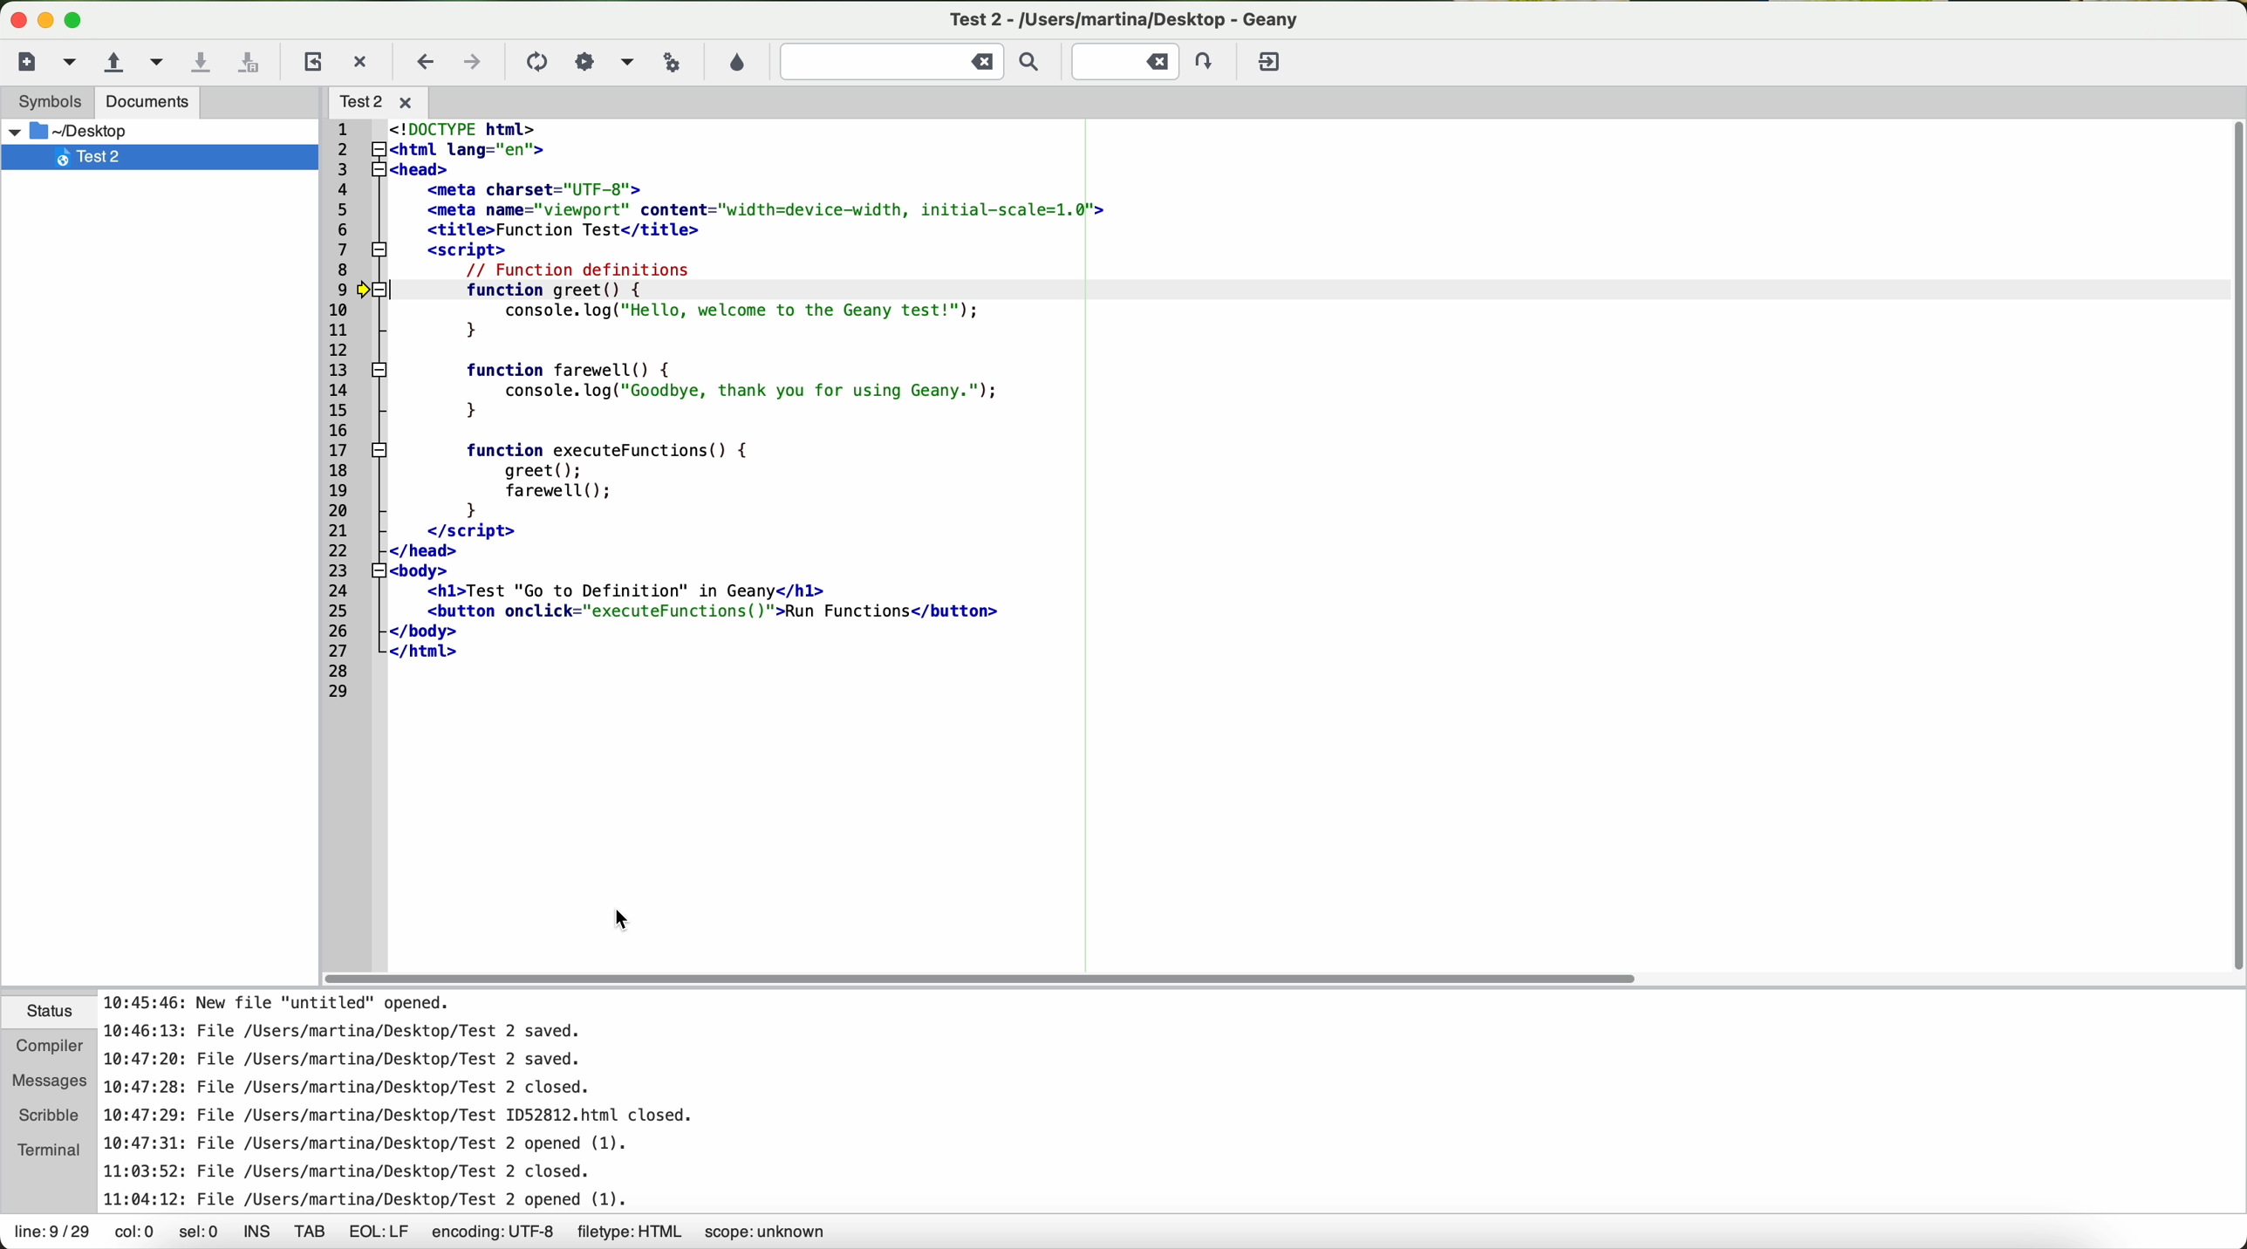 The height and width of the screenshot is (1249, 2247). Describe the element at coordinates (1147, 61) in the screenshot. I see `jump to the entered line numbered` at that location.